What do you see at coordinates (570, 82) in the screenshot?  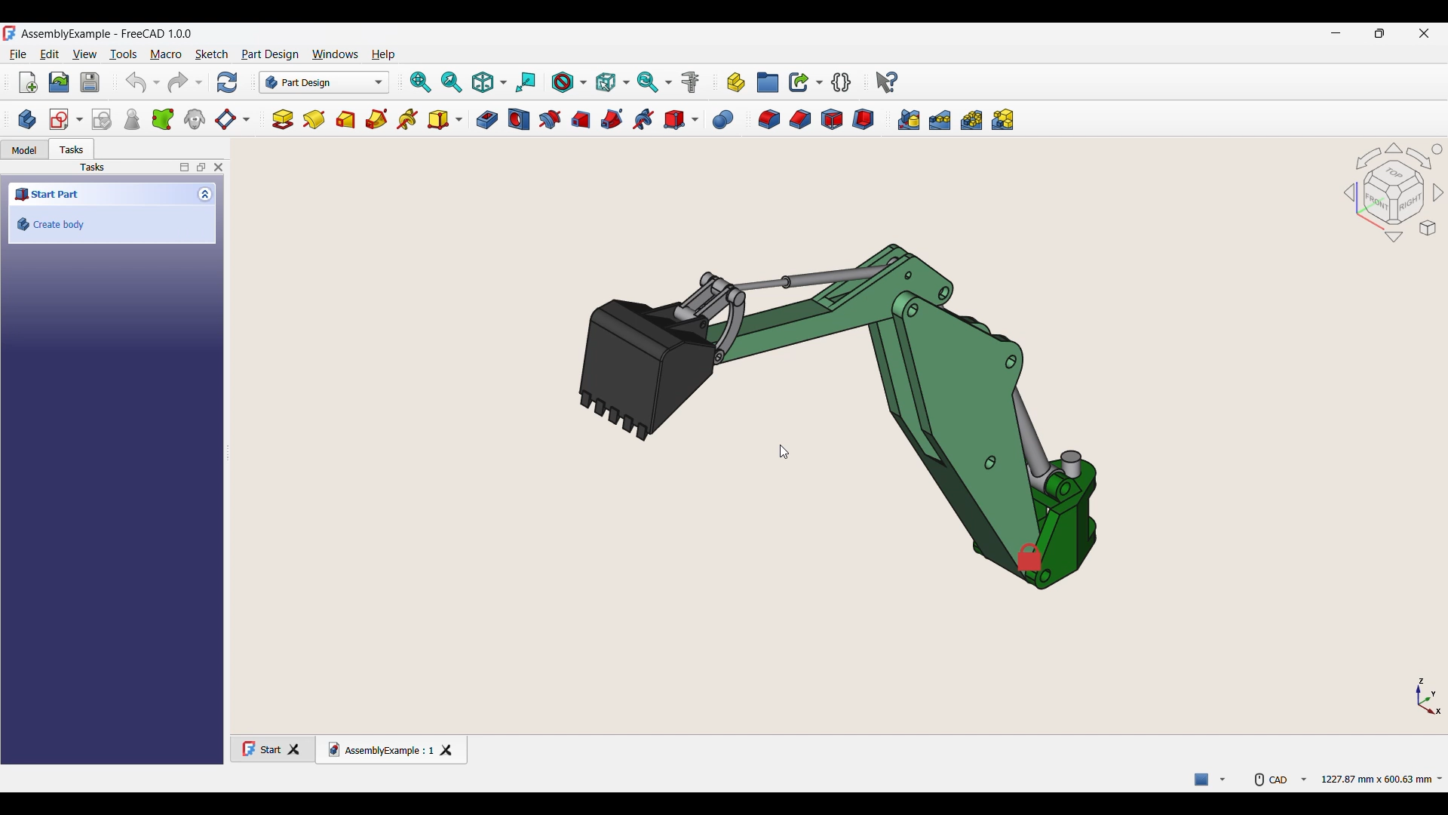 I see `Draw style` at bounding box center [570, 82].